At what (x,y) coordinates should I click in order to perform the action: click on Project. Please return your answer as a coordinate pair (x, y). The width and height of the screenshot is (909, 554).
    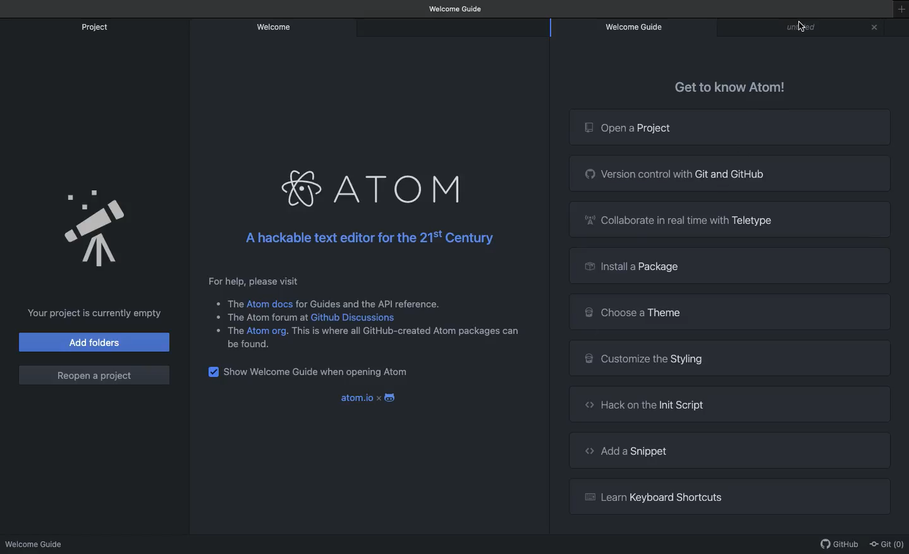
    Looking at the image, I should click on (95, 229).